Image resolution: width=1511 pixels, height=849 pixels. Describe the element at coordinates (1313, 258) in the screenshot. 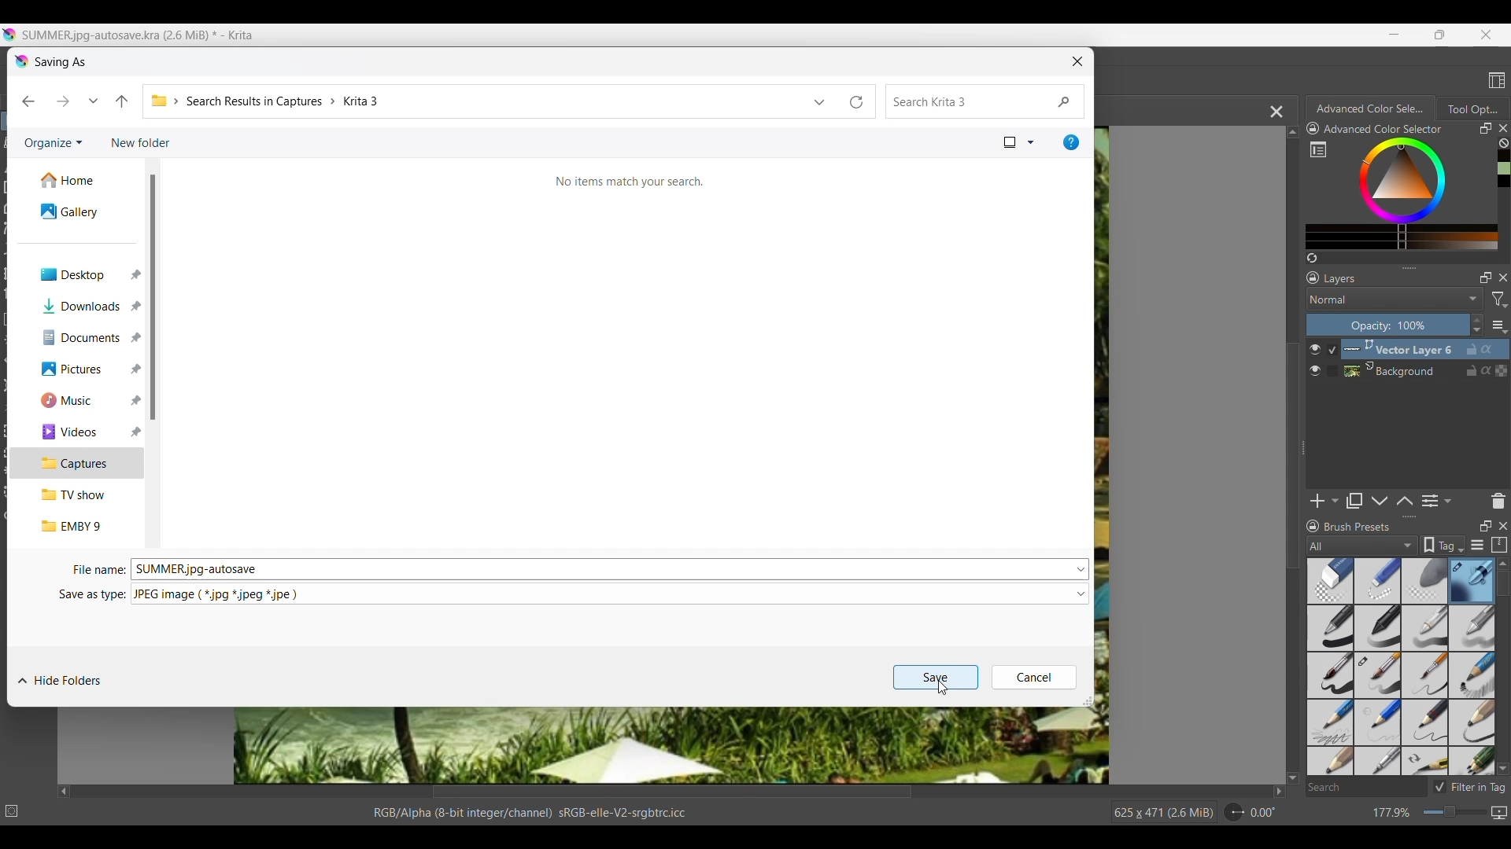

I see `Create a list of colors from the image` at that location.